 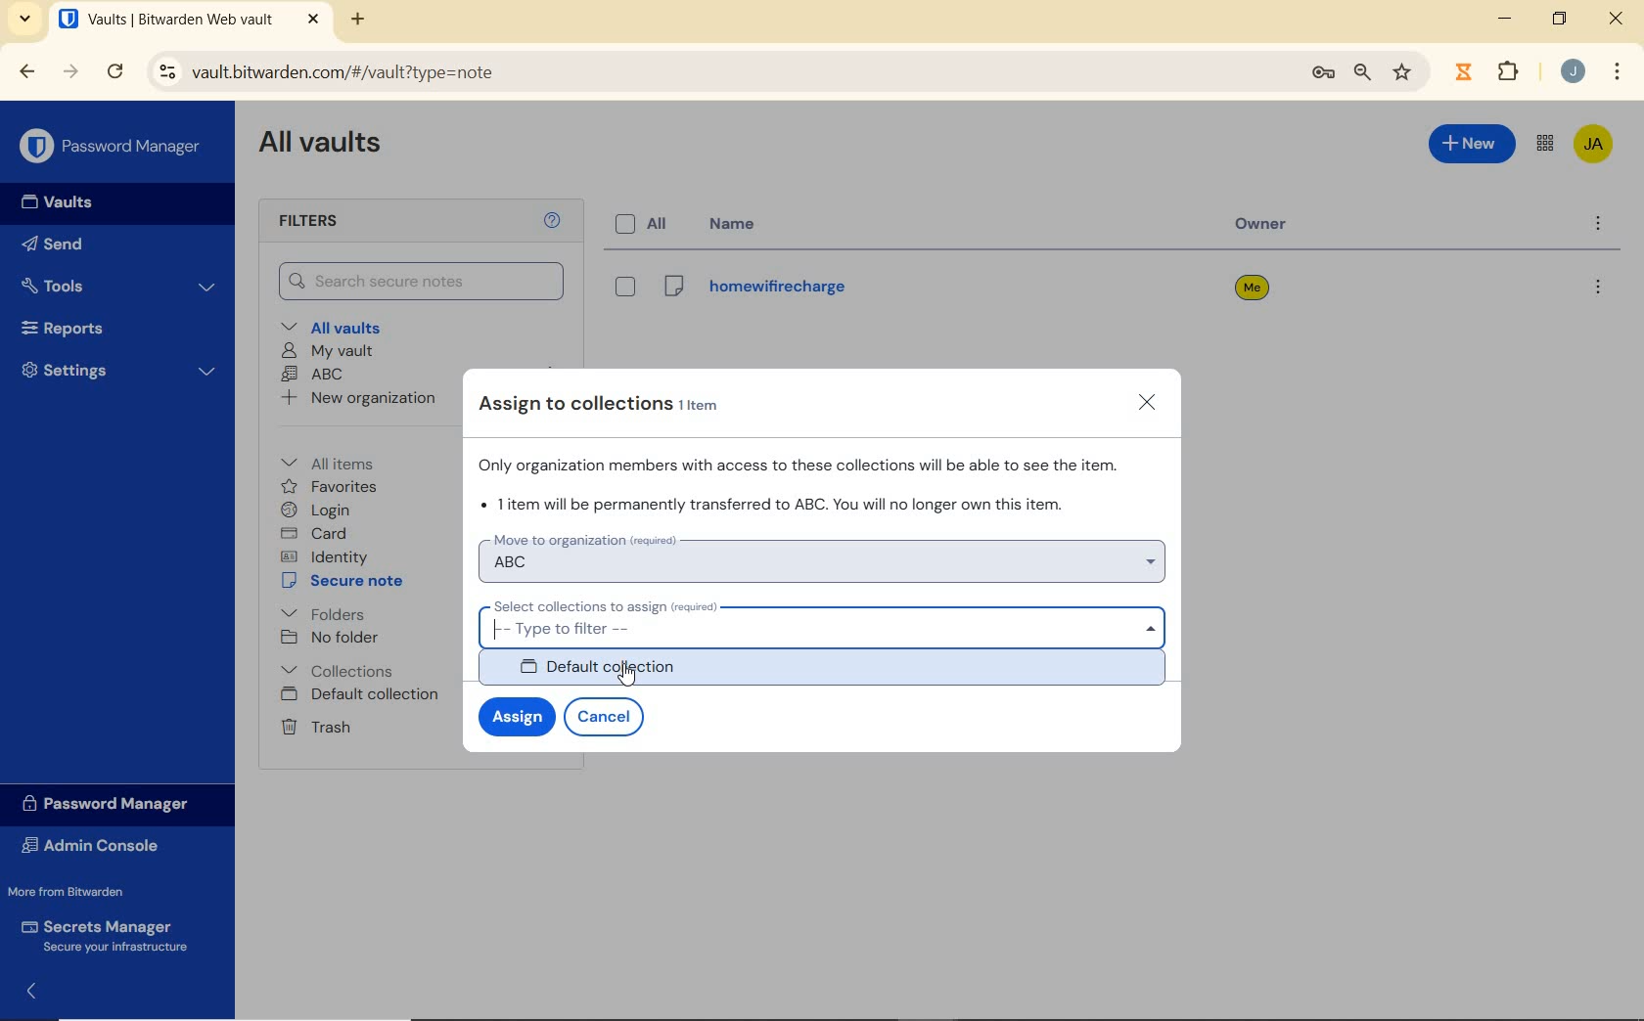 I want to click on address bar, so click(x=714, y=73).